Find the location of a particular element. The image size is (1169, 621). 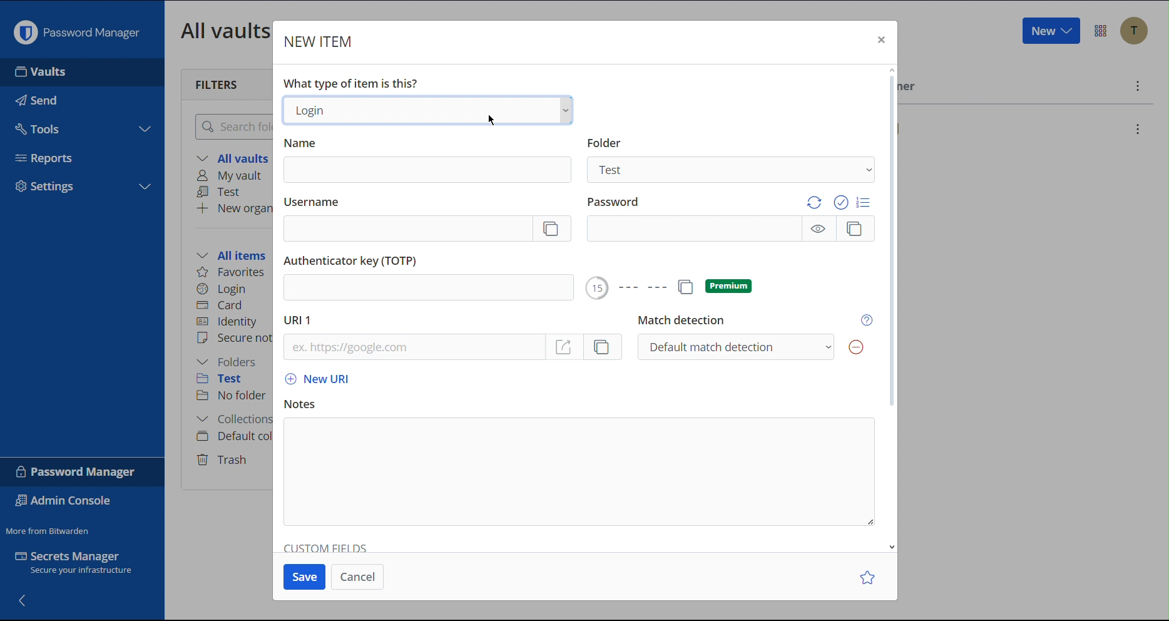

premium is located at coordinates (728, 286).